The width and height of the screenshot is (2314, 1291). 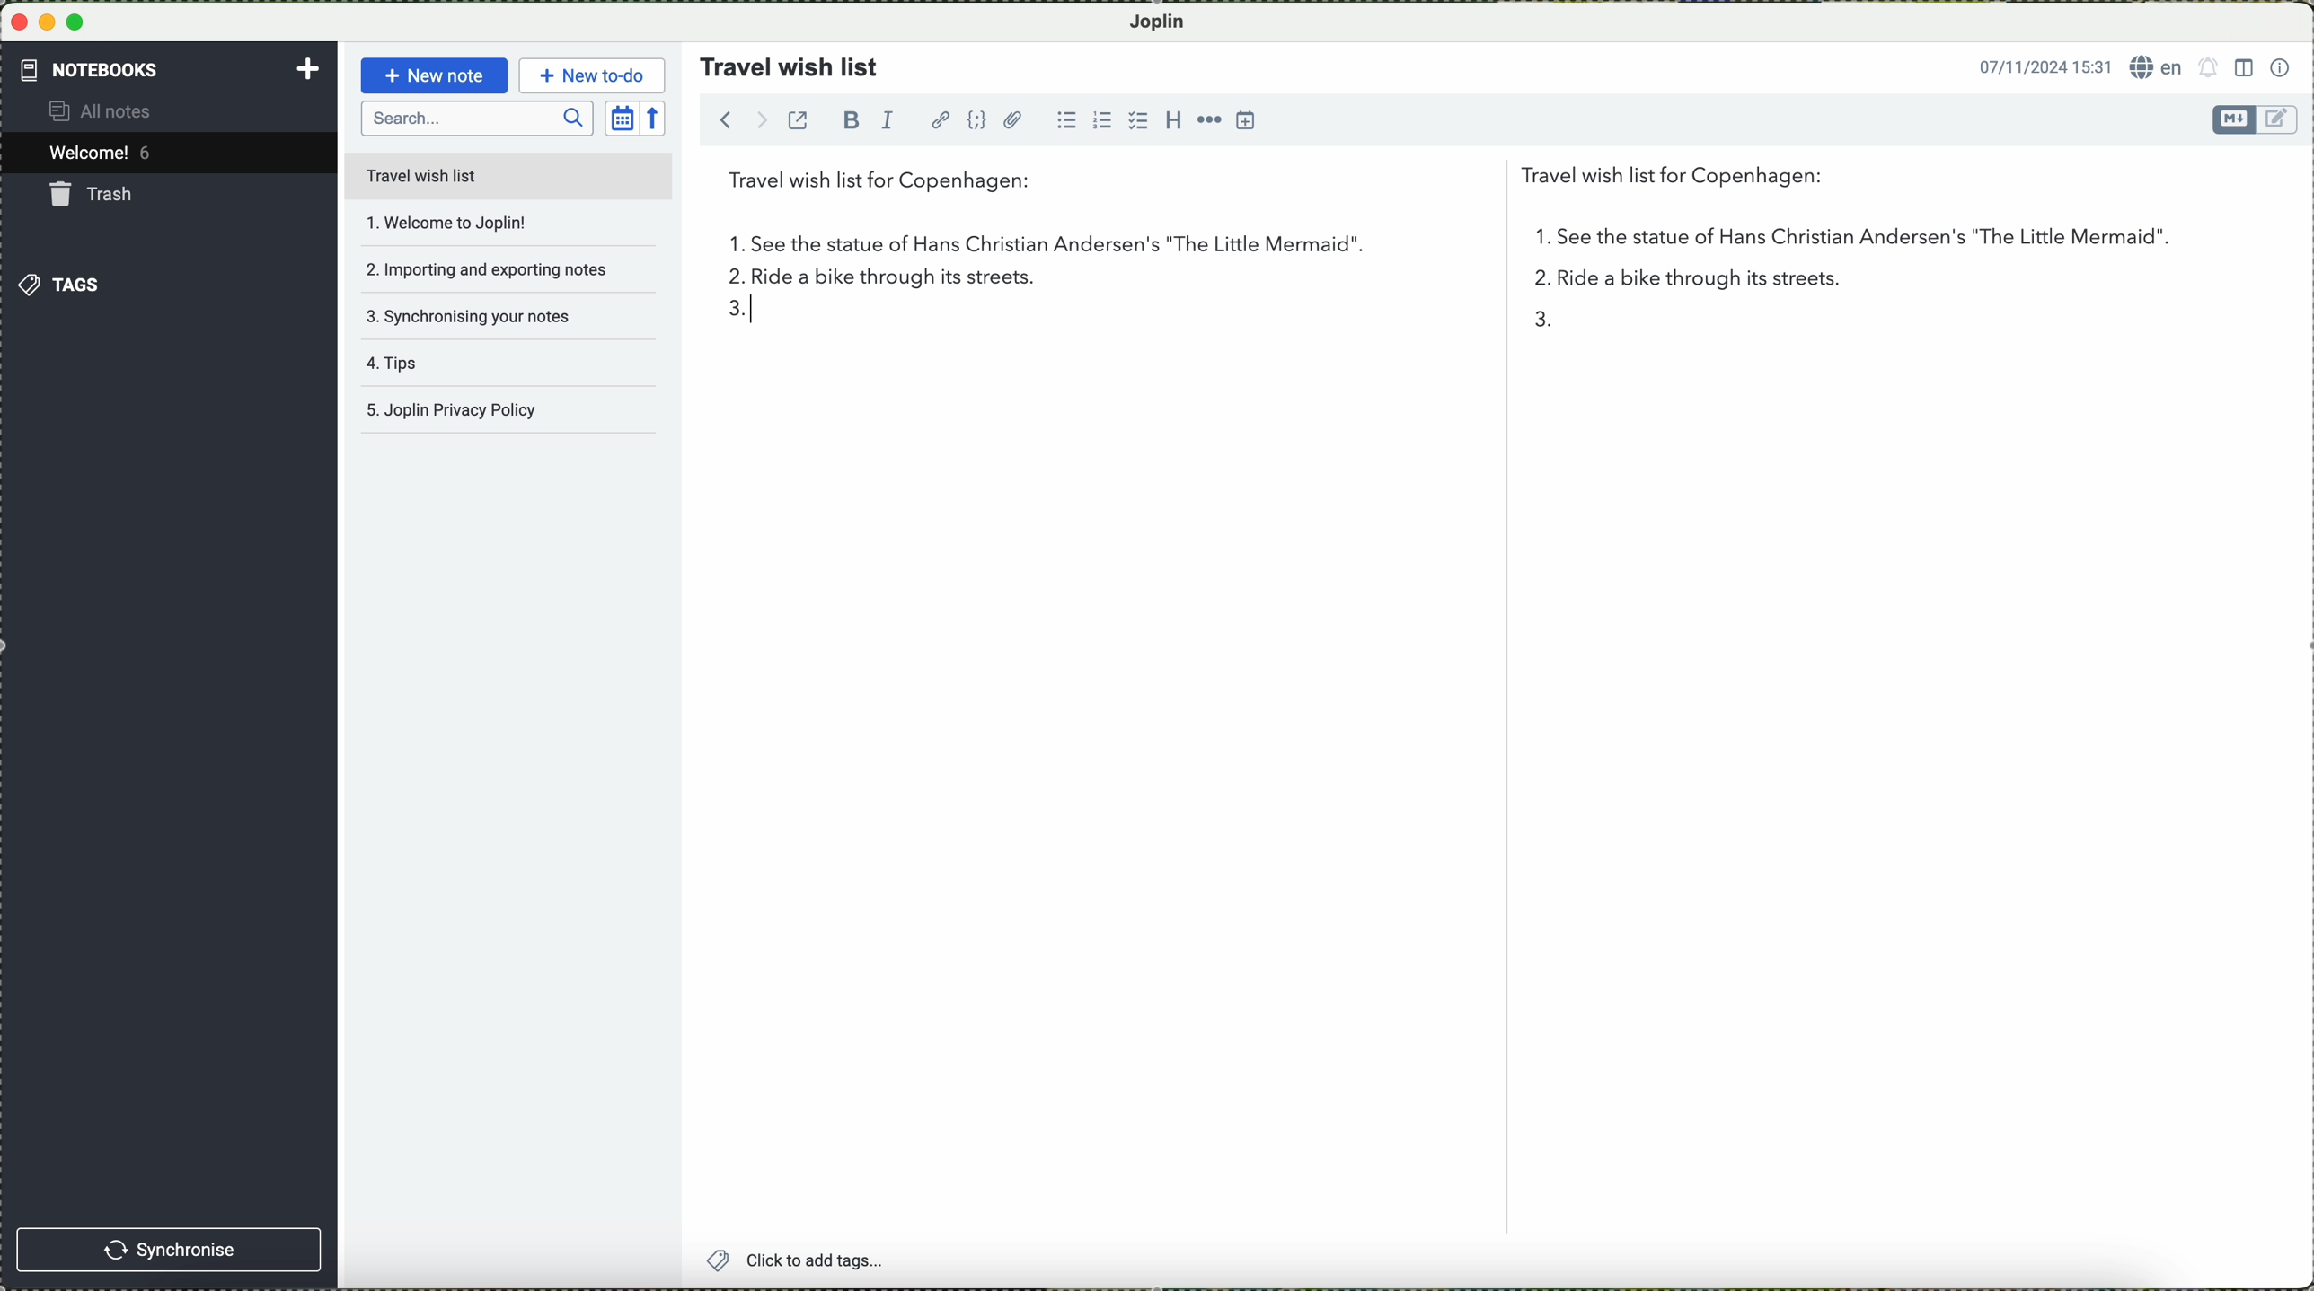 What do you see at coordinates (1167, 21) in the screenshot?
I see `Joplin` at bounding box center [1167, 21].